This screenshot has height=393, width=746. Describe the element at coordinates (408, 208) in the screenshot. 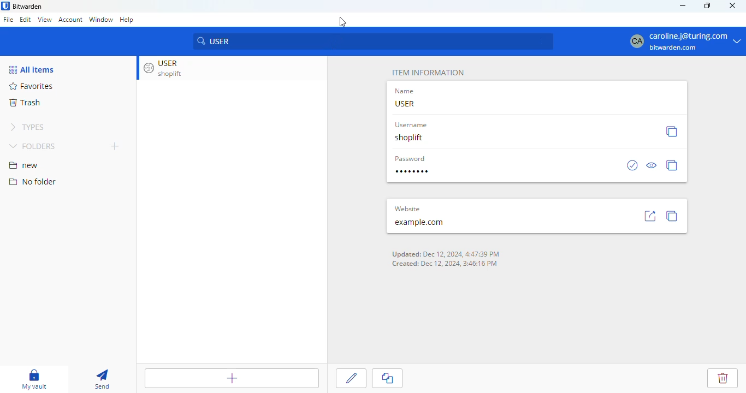

I see `Website` at that location.